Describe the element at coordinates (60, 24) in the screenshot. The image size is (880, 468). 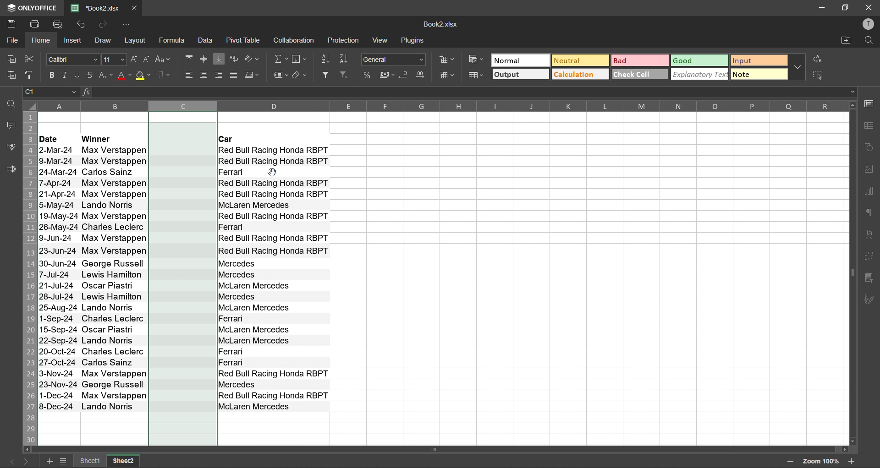
I see `quick print` at that location.